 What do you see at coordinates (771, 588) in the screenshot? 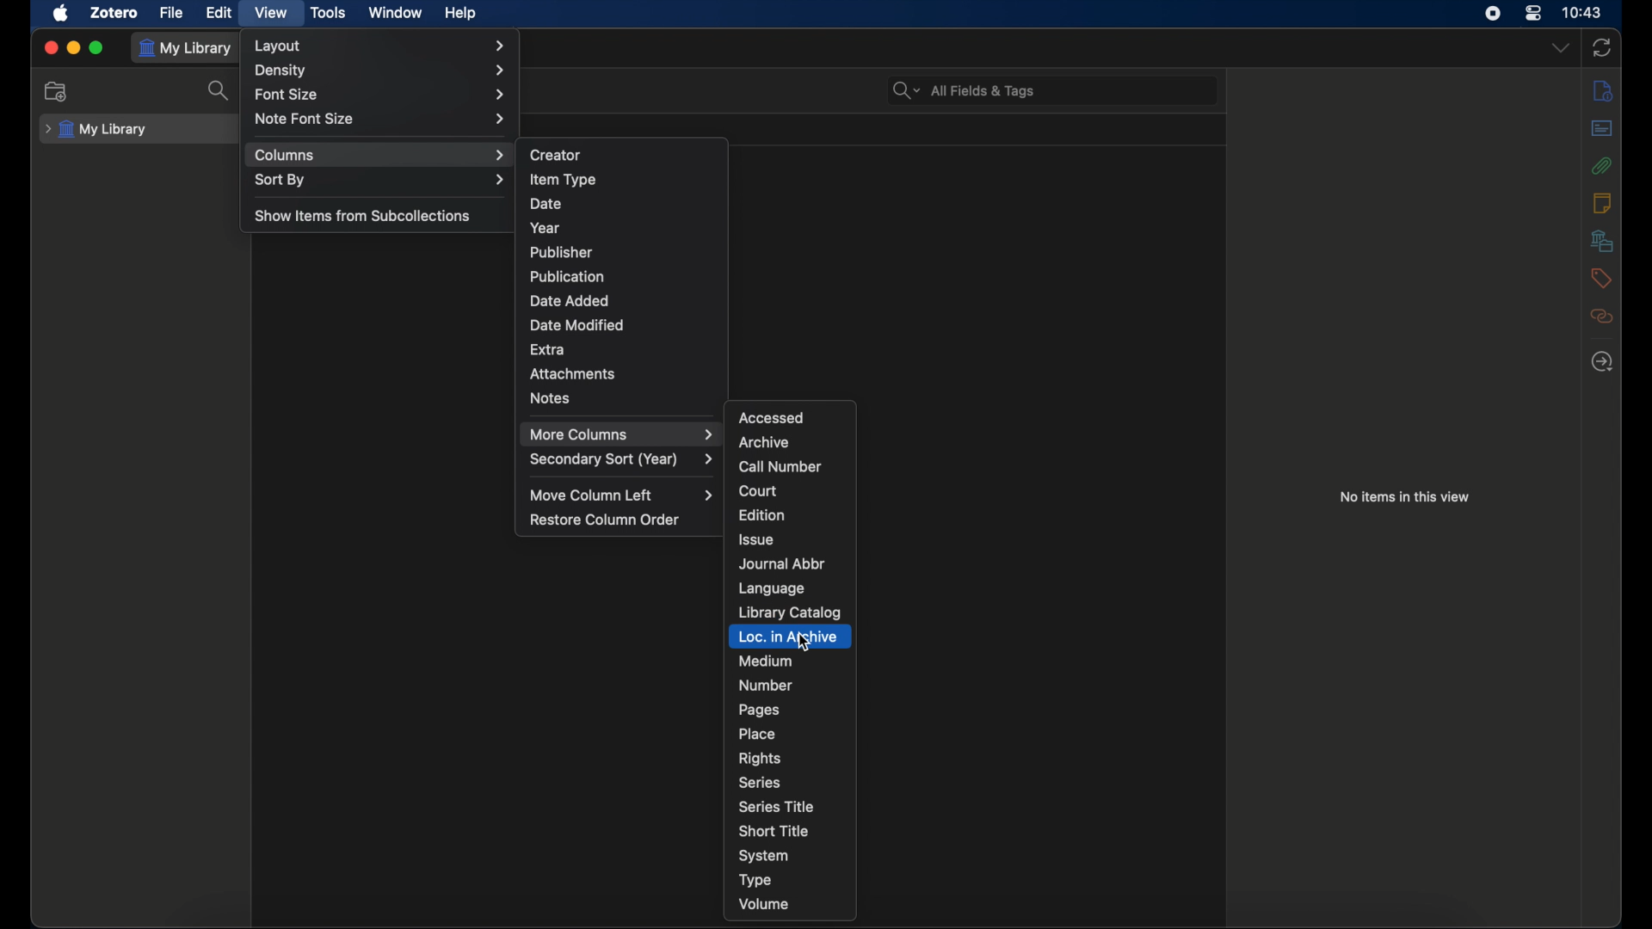
I see `language` at bounding box center [771, 588].